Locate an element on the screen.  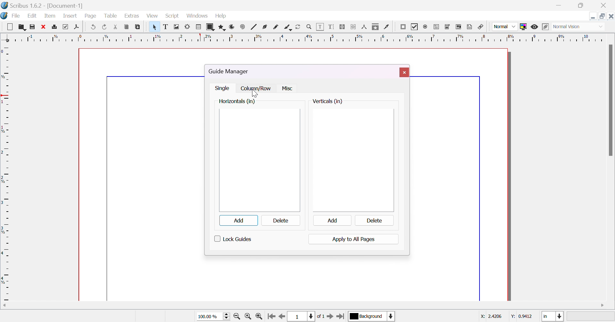
PDF list box is located at coordinates (459, 27).